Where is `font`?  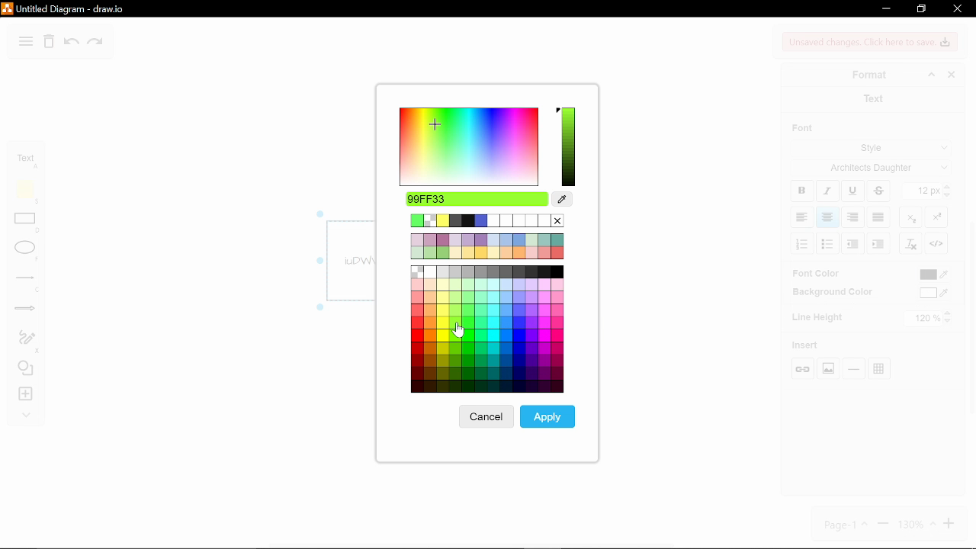
font is located at coordinates (805, 127).